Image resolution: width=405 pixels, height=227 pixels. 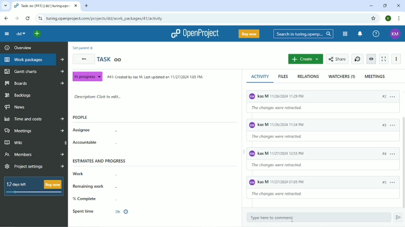 I want to click on To notification center, so click(x=360, y=34).